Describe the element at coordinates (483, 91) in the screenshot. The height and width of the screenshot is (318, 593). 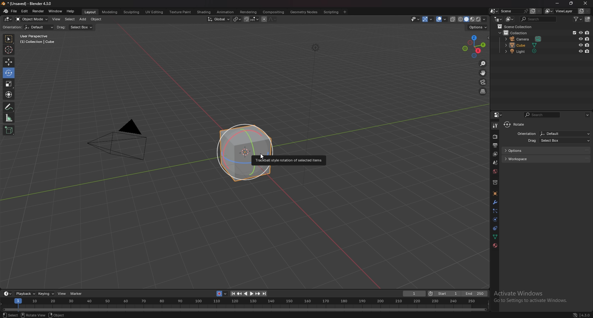
I see `perspective/orthographic` at that location.